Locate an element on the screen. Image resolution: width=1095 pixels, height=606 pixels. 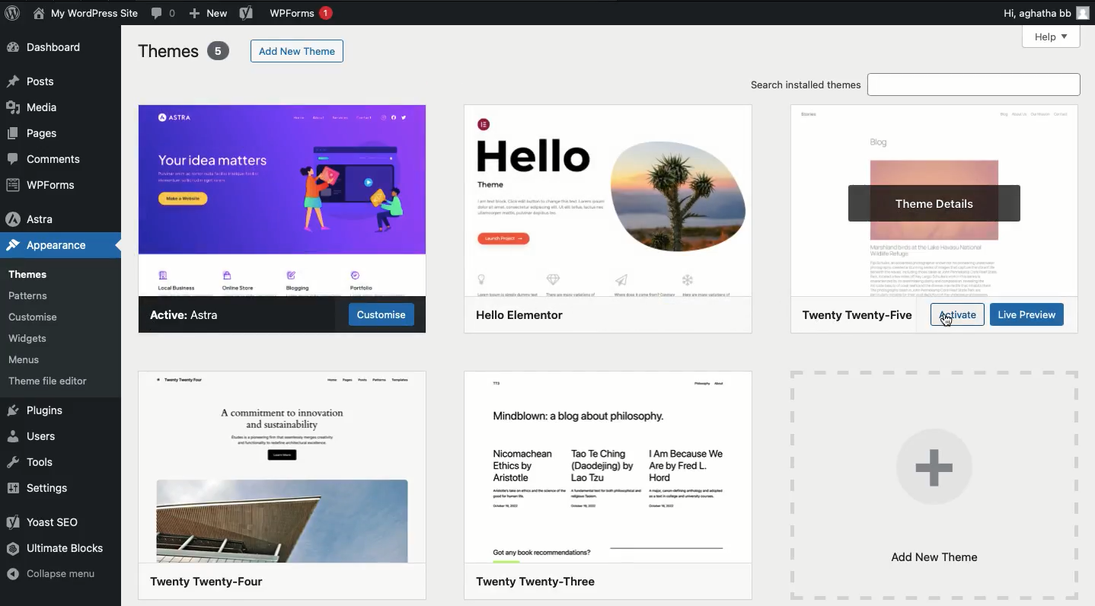
Appearance is located at coordinates (49, 247).